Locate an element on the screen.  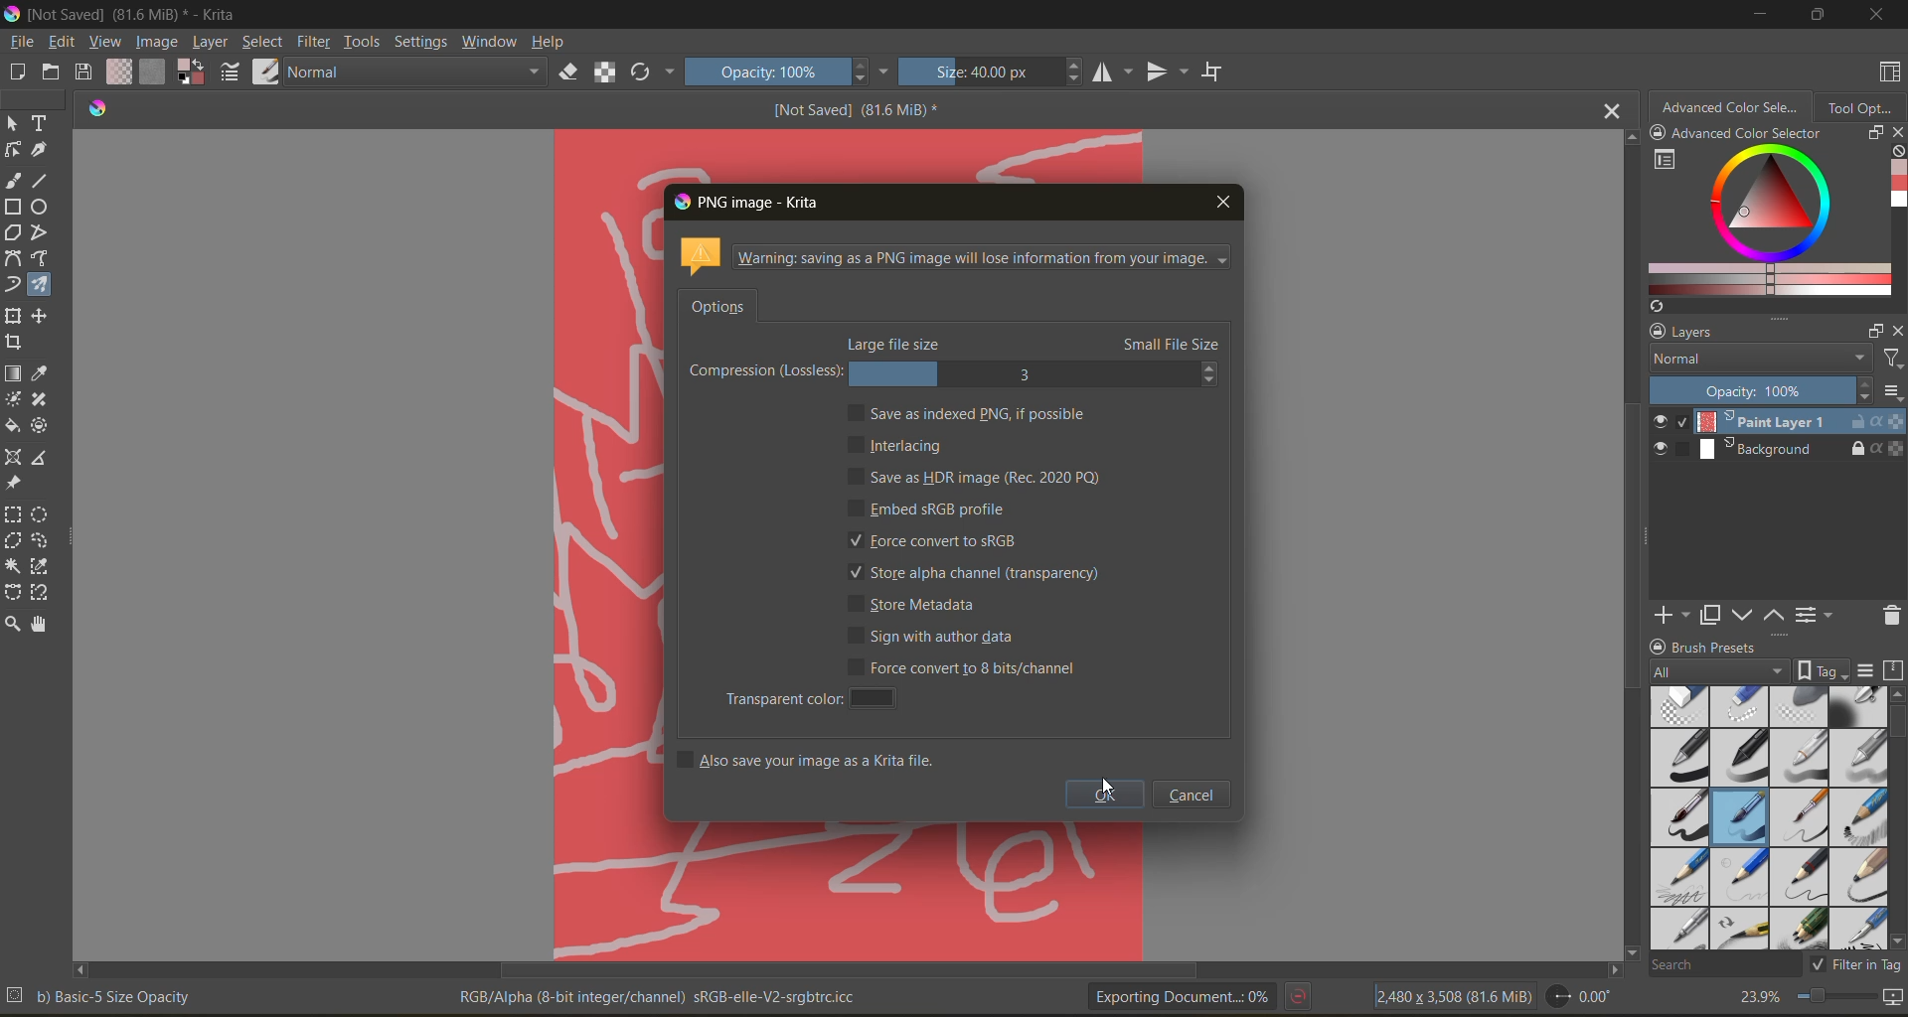
duplicate mask is located at coordinates (1710, 616).